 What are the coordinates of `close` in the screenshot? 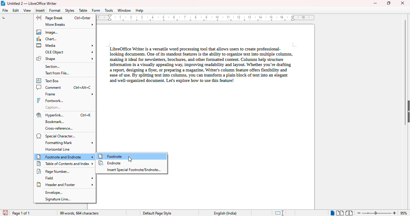 It's located at (403, 3).